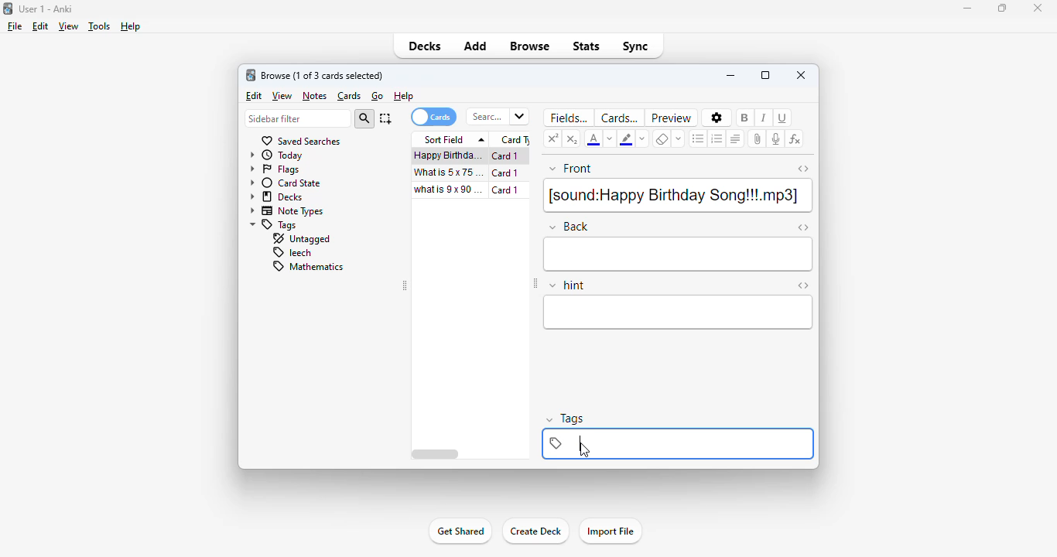 The height and width of the screenshot is (557, 1057). Describe the element at coordinates (405, 286) in the screenshot. I see `toggle sidebar` at that location.